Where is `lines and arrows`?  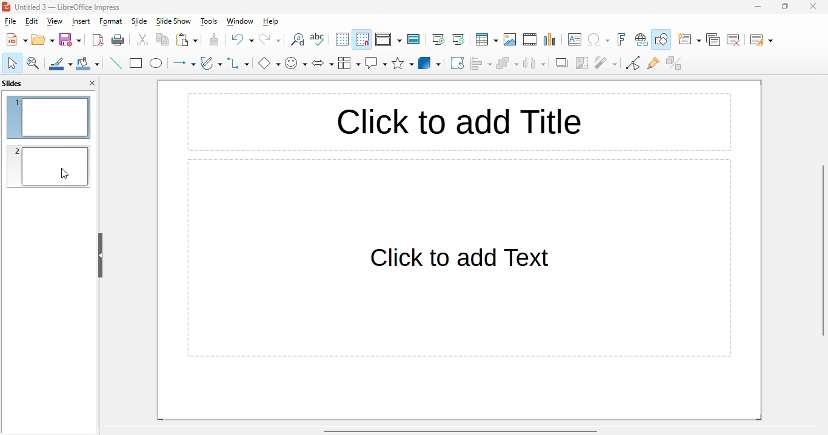 lines and arrows is located at coordinates (184, 64).